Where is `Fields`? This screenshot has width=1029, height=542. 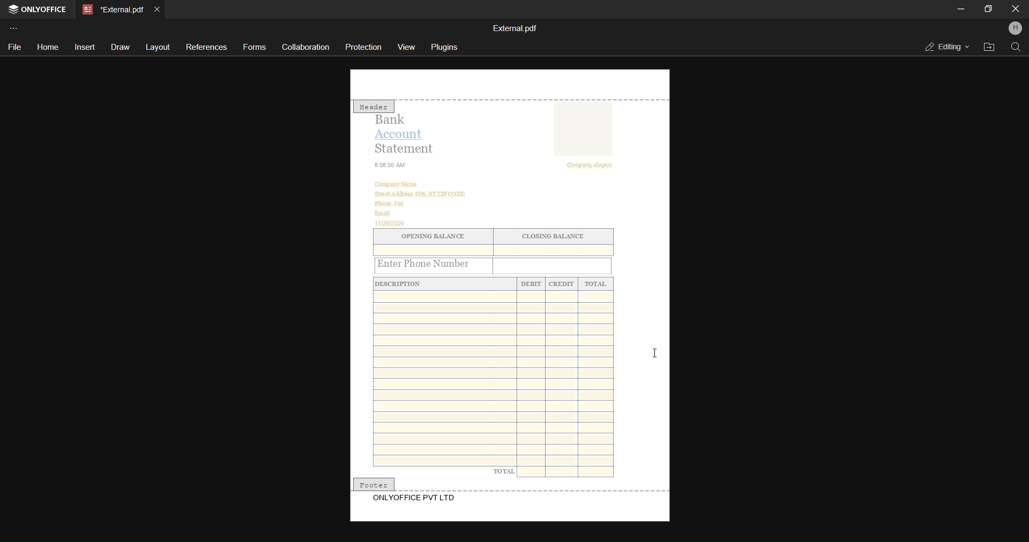 Fields is located at coordinates (568, 473).